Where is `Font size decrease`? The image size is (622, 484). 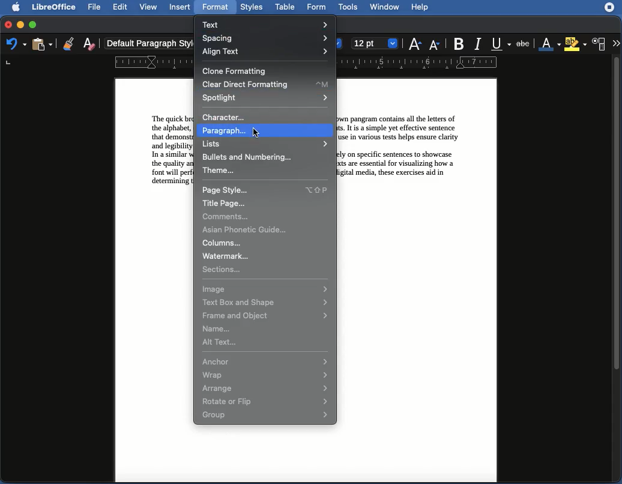 Font size decrease is located at coordinates (436, 45).